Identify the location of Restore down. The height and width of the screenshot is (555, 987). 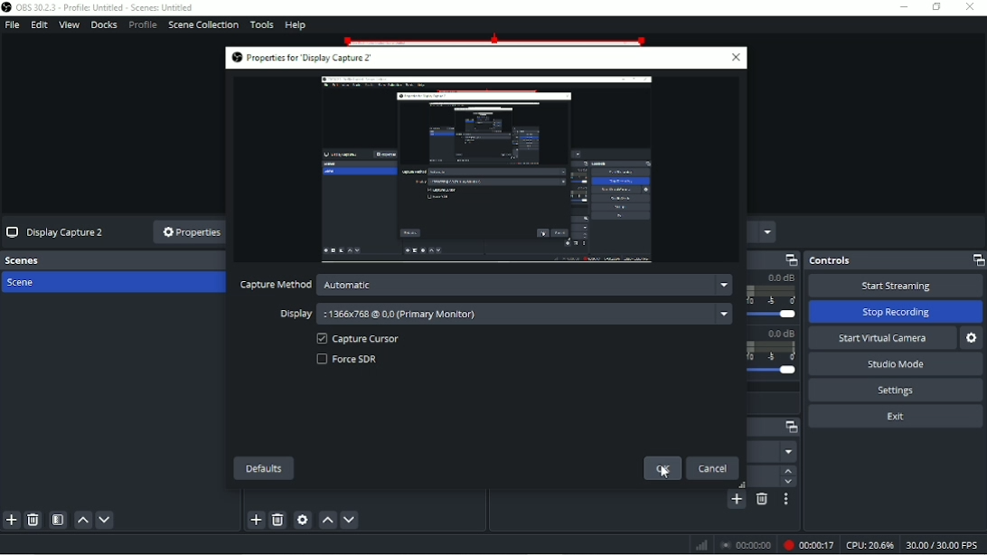
(936, 7).